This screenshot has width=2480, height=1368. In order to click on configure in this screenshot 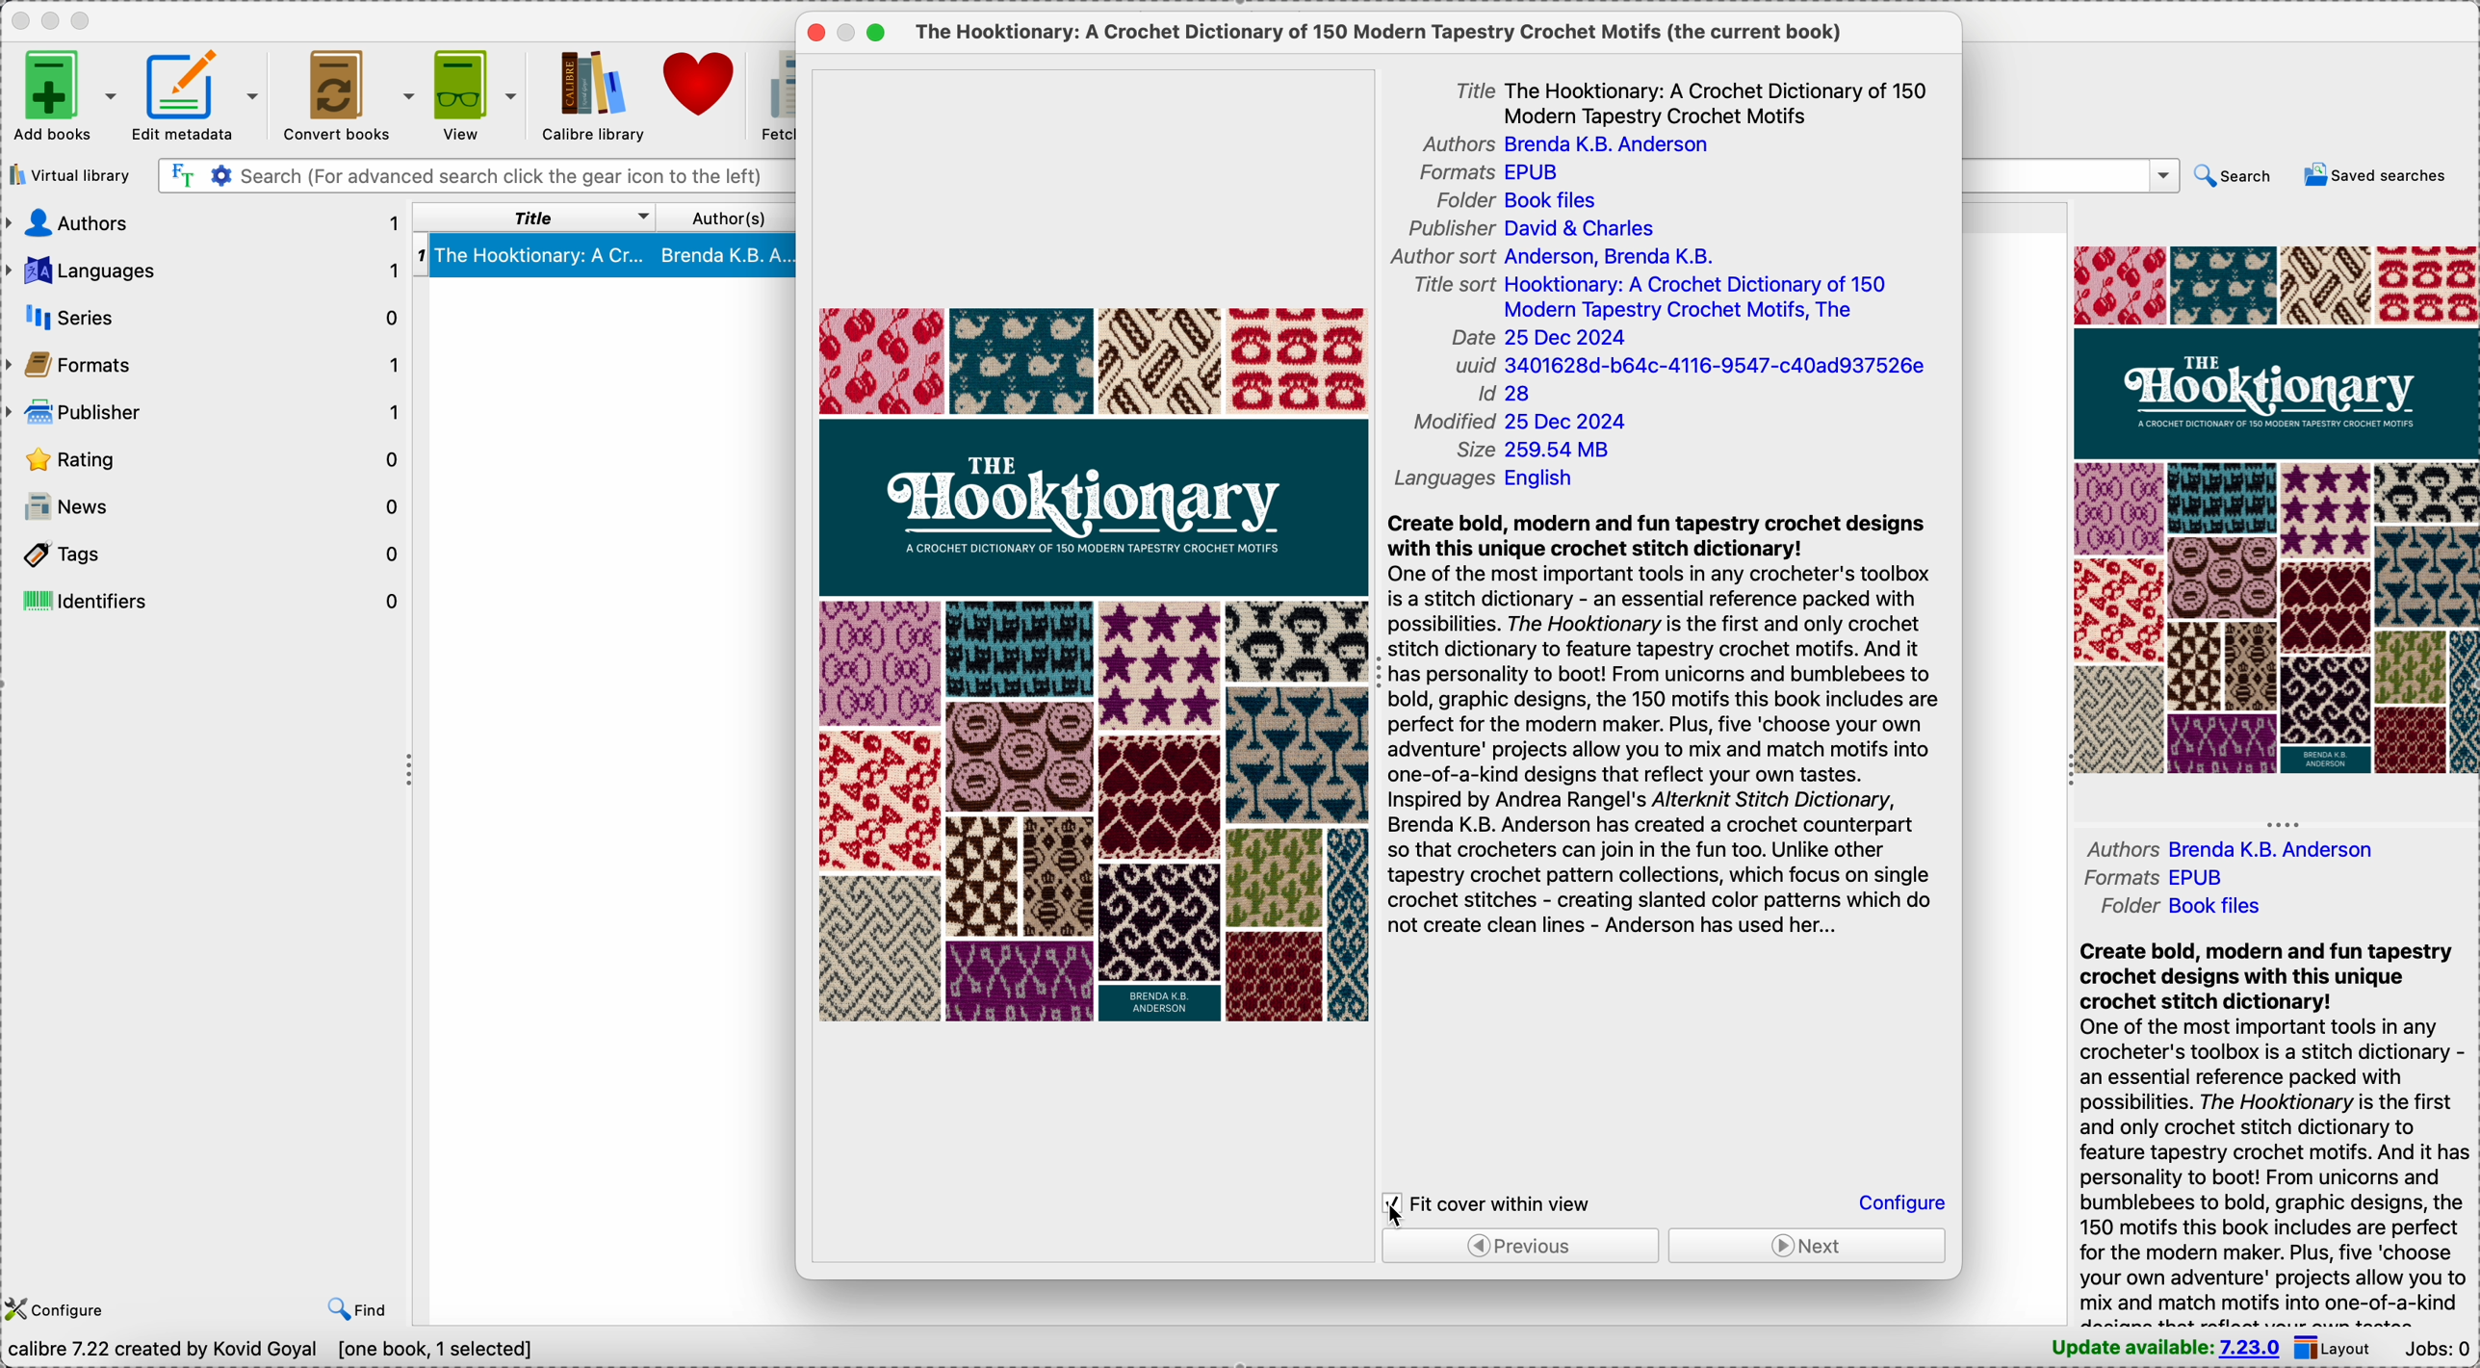, I will do `click(1898, 1200)`.